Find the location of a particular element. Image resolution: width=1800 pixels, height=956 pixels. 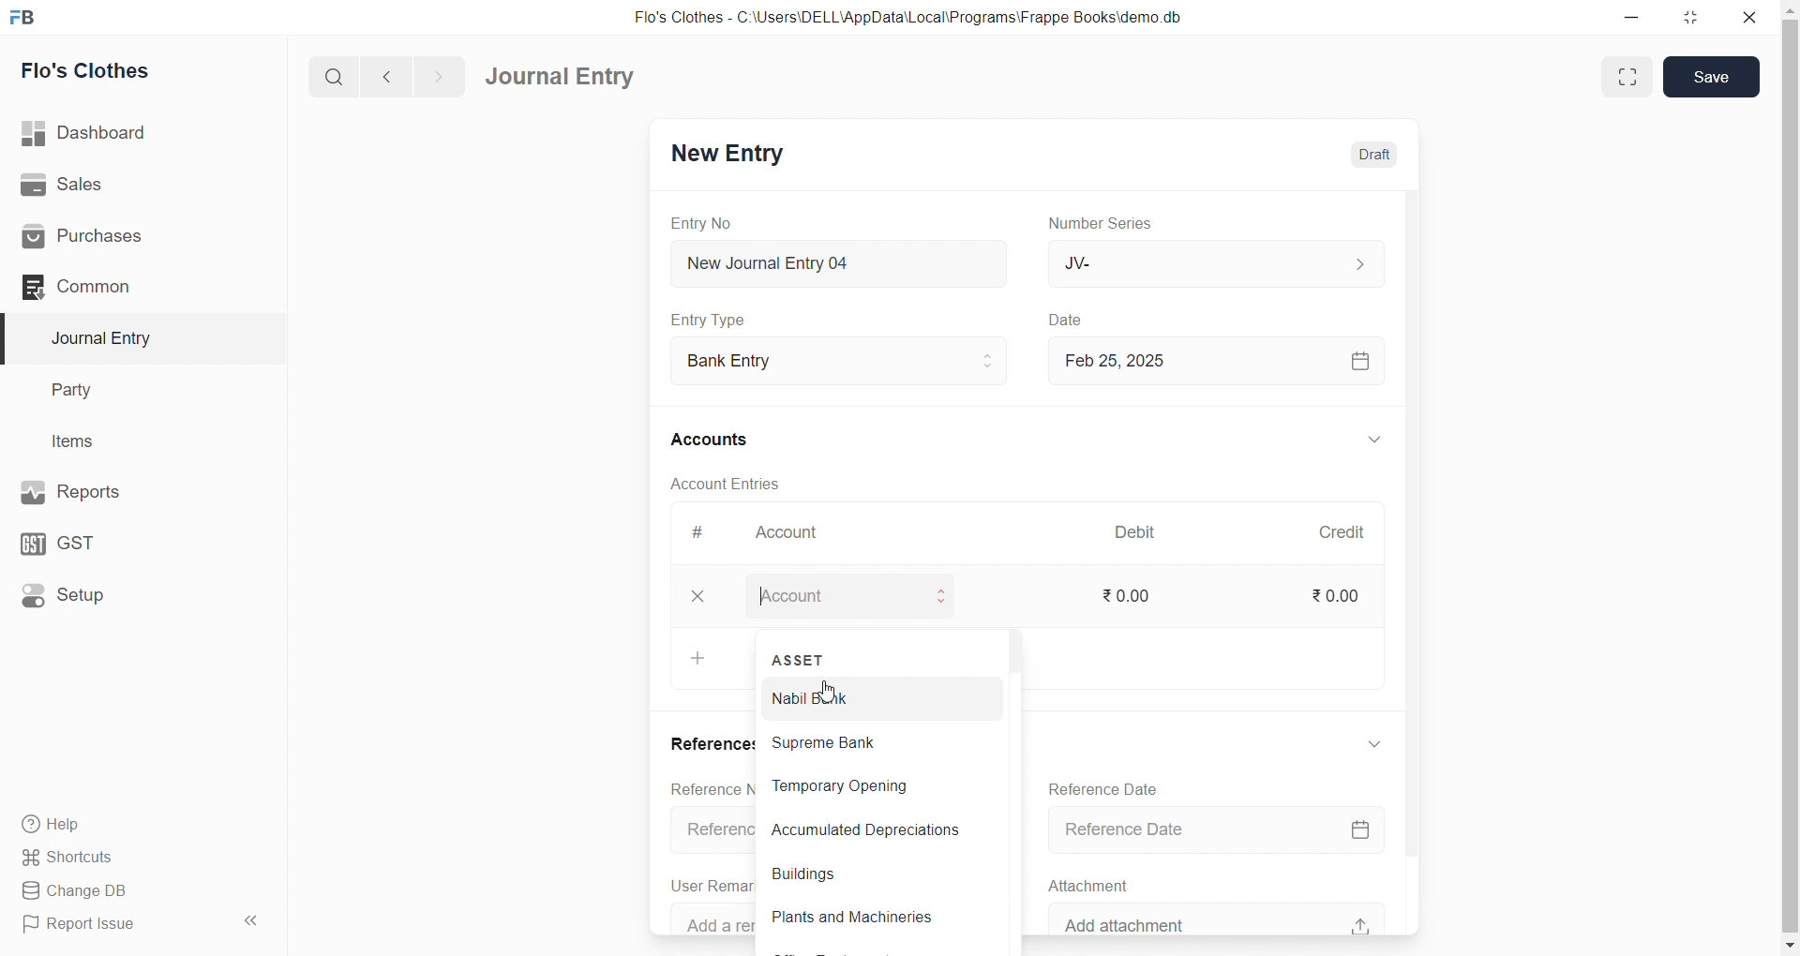

Expand/Collapse is located at coordinates (1372, 441).